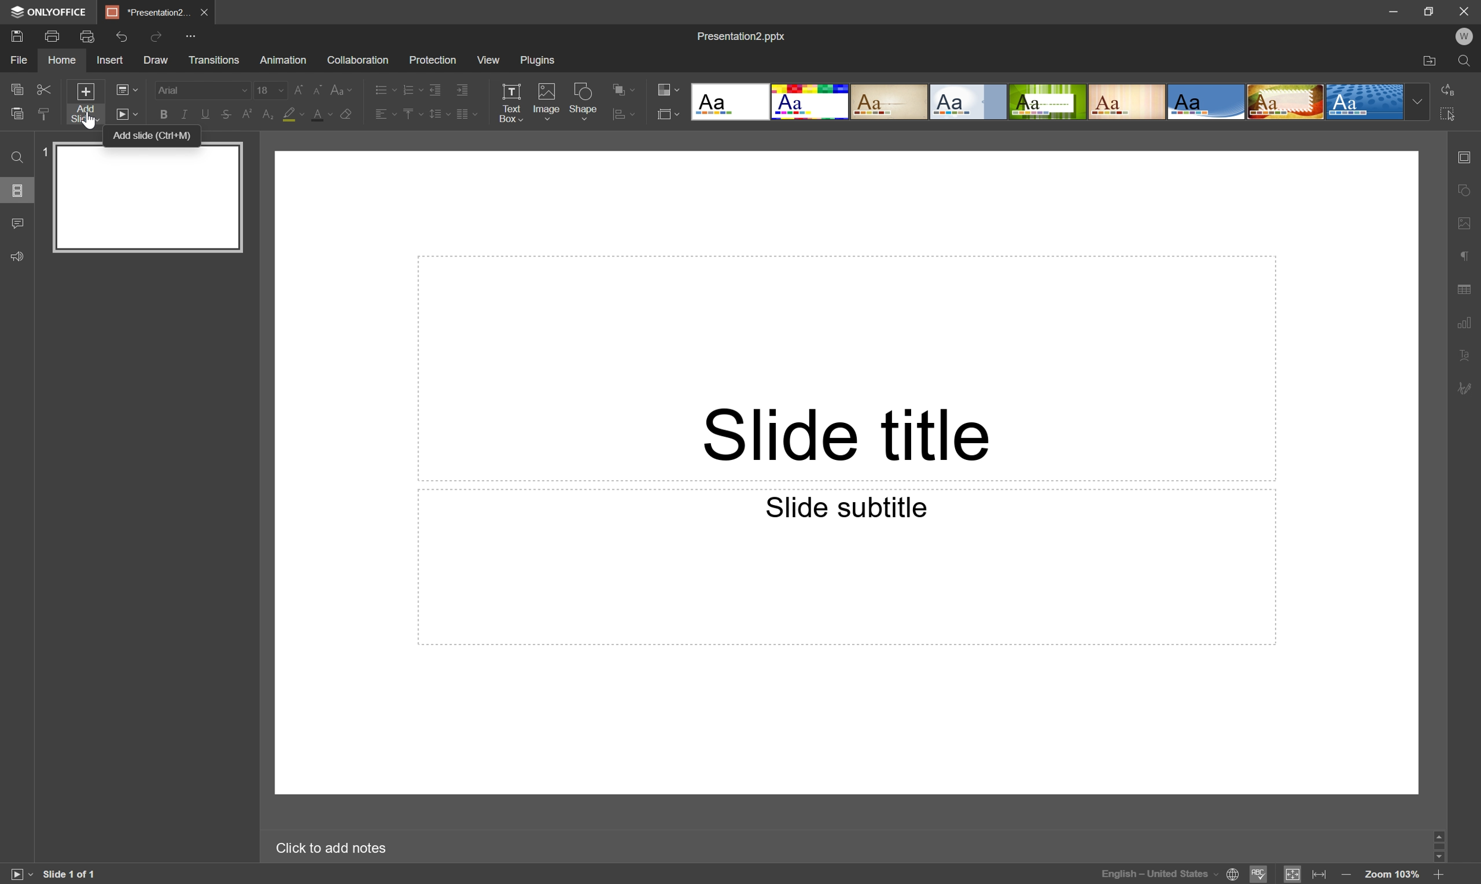 The width and height of the screenshot is (1481, 884). Describe the element at coordinates (438, 117) in the screenshot. I see `Line spacing` at that location.